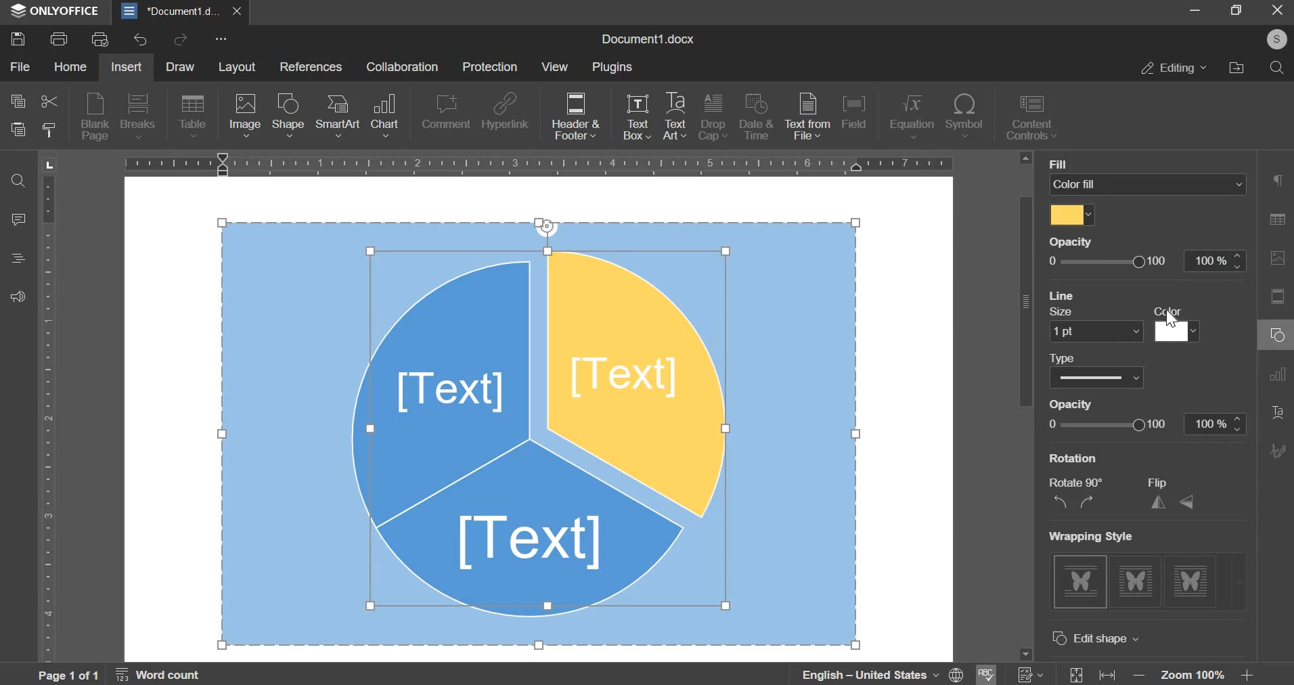 Image resolution: width=1294 pixels, height=685 pixels. Describe the element at coordinates (540, 162) in the screenshot. I see `horizontal scale` at that location.